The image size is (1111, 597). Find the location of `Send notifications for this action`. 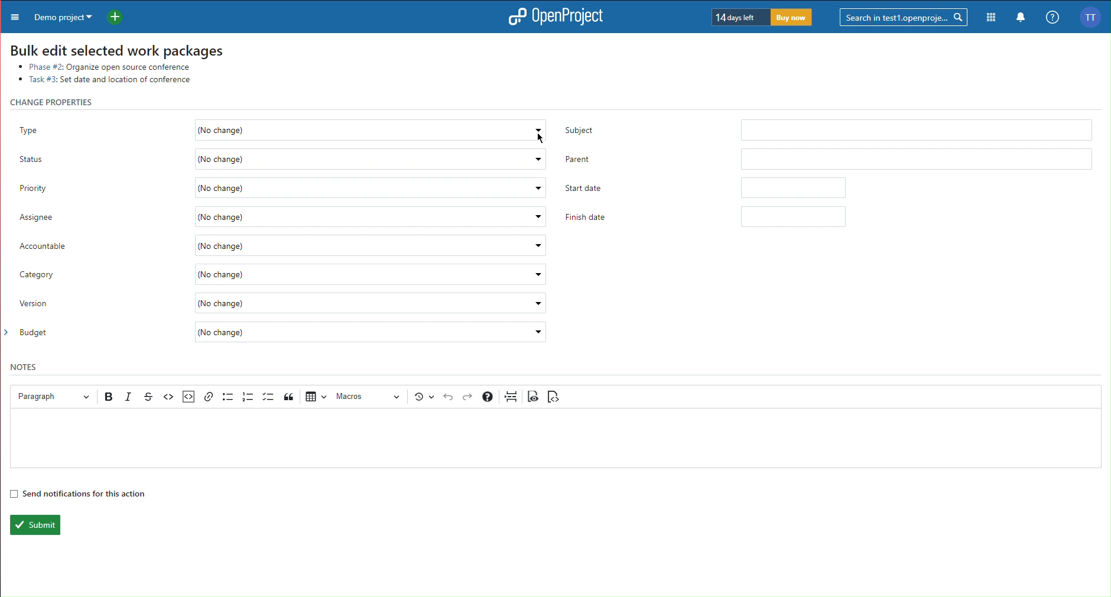

Send notifications for this action is located at coordinates (77, 493).